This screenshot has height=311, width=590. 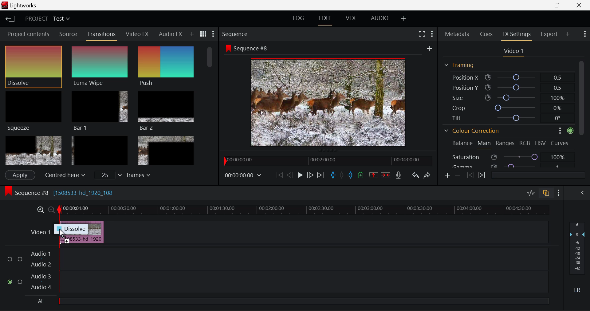 What do you see at coordinates (26, 33) in the screenshot?
I see `Project contents` at bounding box center [26, 33].